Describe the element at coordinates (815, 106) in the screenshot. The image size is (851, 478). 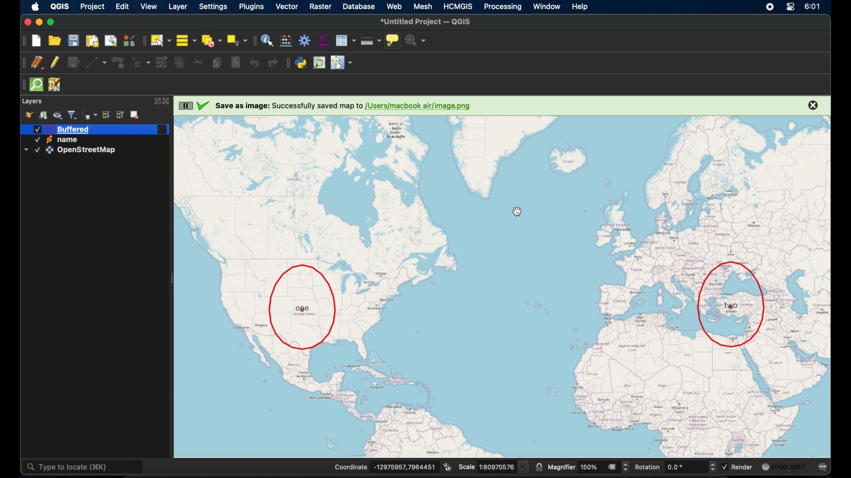
I see `close pop up` at that location.